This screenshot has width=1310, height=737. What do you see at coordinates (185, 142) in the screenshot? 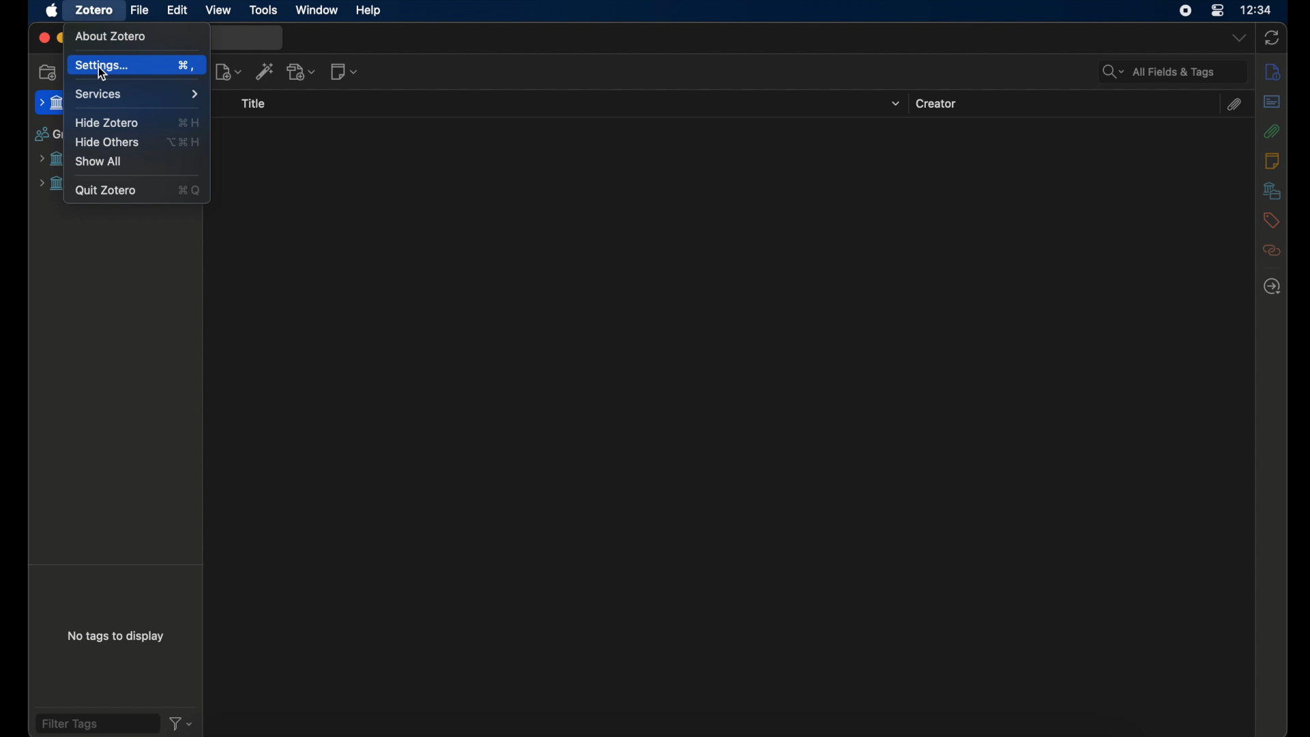
I see `hide others shortcut` at bounding box center [185, 142].